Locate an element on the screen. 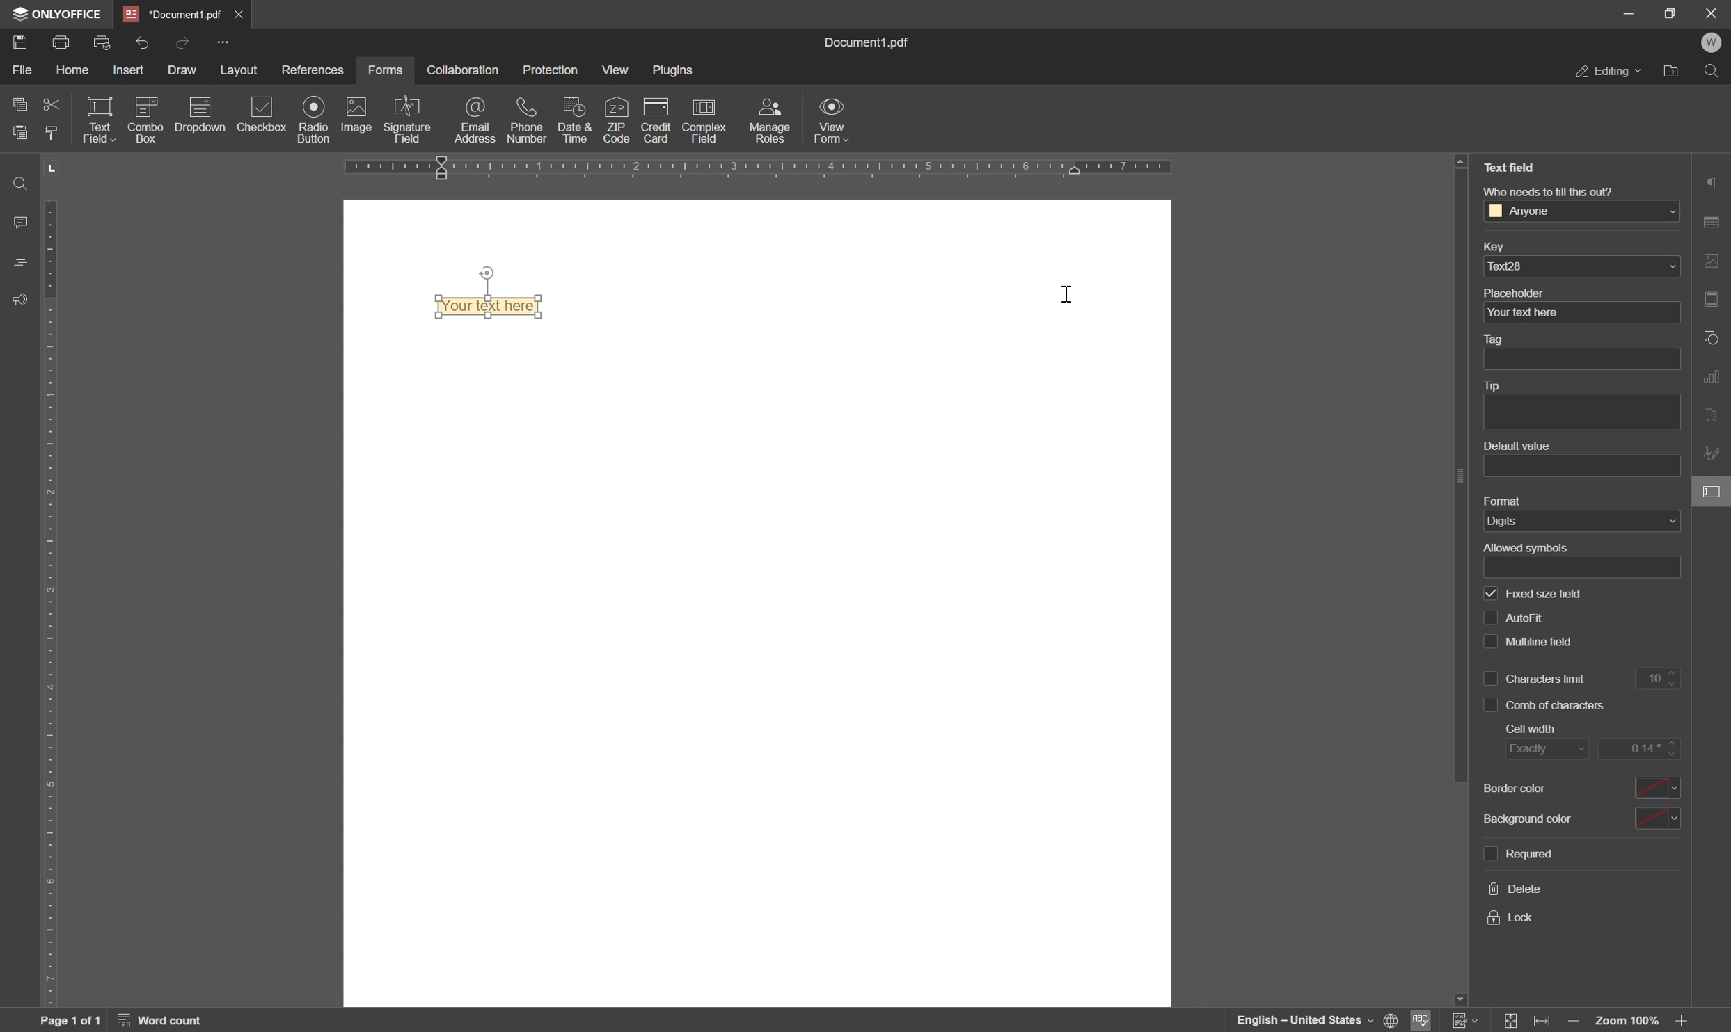  radio button is located at coordinates (313, 120).